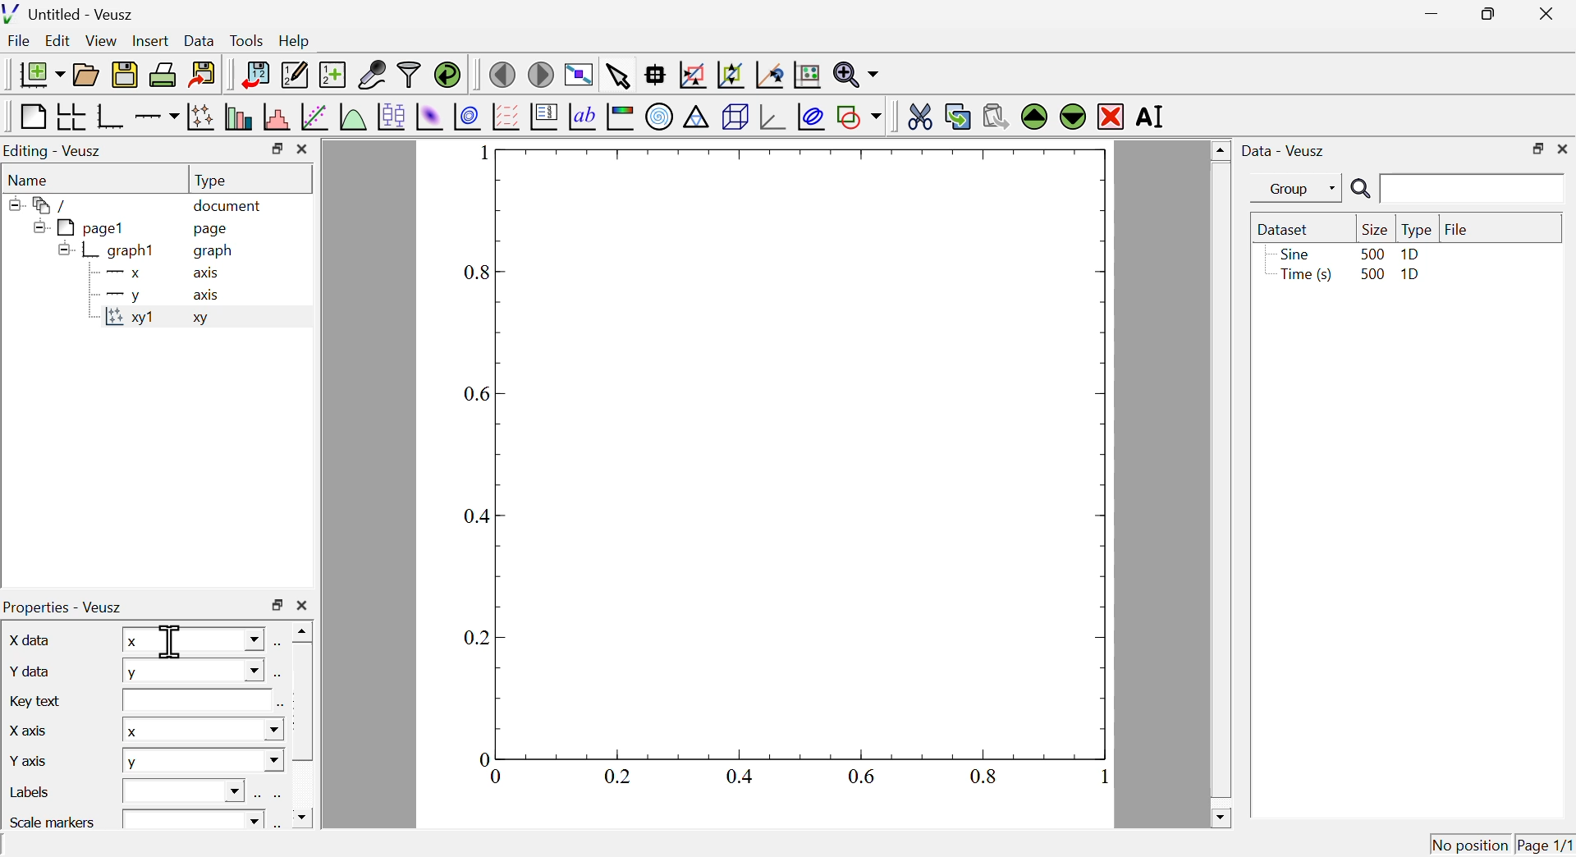  I want to click on close, so click(1563, 149).